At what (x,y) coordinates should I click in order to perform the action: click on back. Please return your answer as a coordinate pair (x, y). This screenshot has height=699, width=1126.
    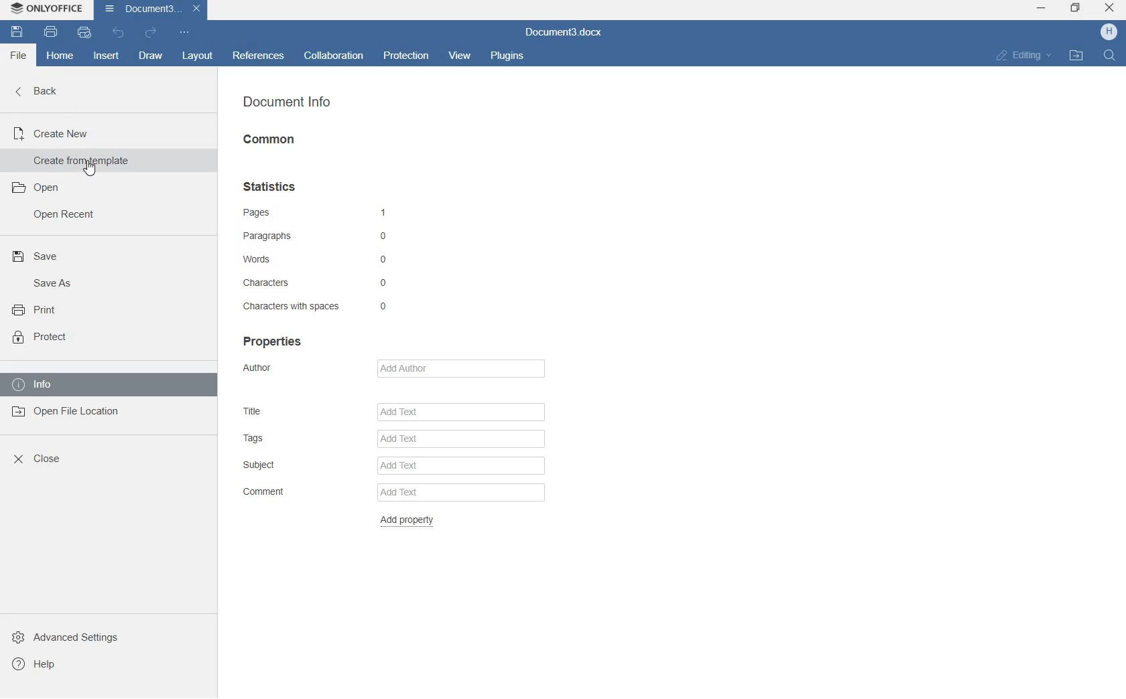
    Looking at the image, I should click on (43, 94).